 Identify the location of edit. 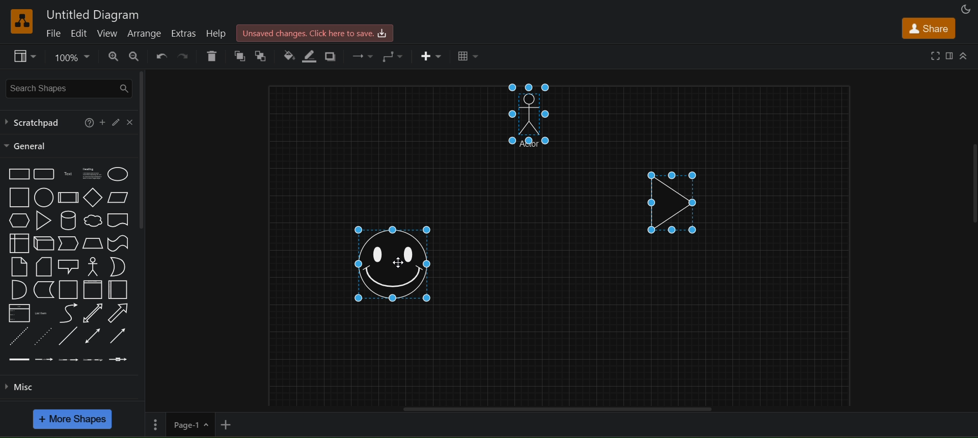
(118, 122).